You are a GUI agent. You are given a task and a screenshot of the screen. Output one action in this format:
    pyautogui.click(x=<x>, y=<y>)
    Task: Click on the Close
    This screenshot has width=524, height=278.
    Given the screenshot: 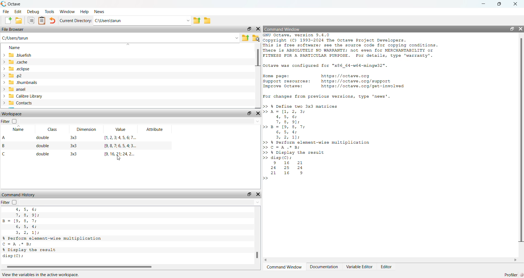 What is the action you would take?
    pyautogui.click(x=258, y=195)
    